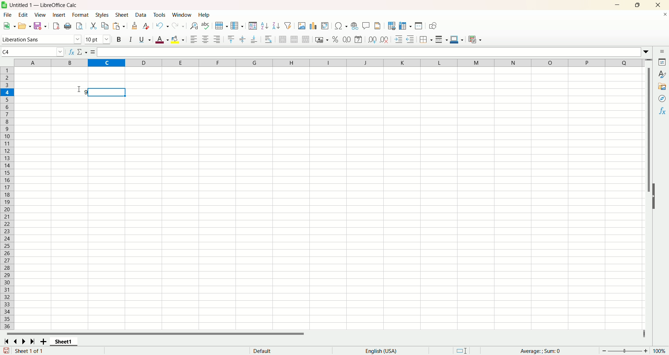 The width and height of the screenshot is (669, 355). What do you see at coordinates (663, 111) in the screenshot?
I see `functions` at bounding box center [663, 111].